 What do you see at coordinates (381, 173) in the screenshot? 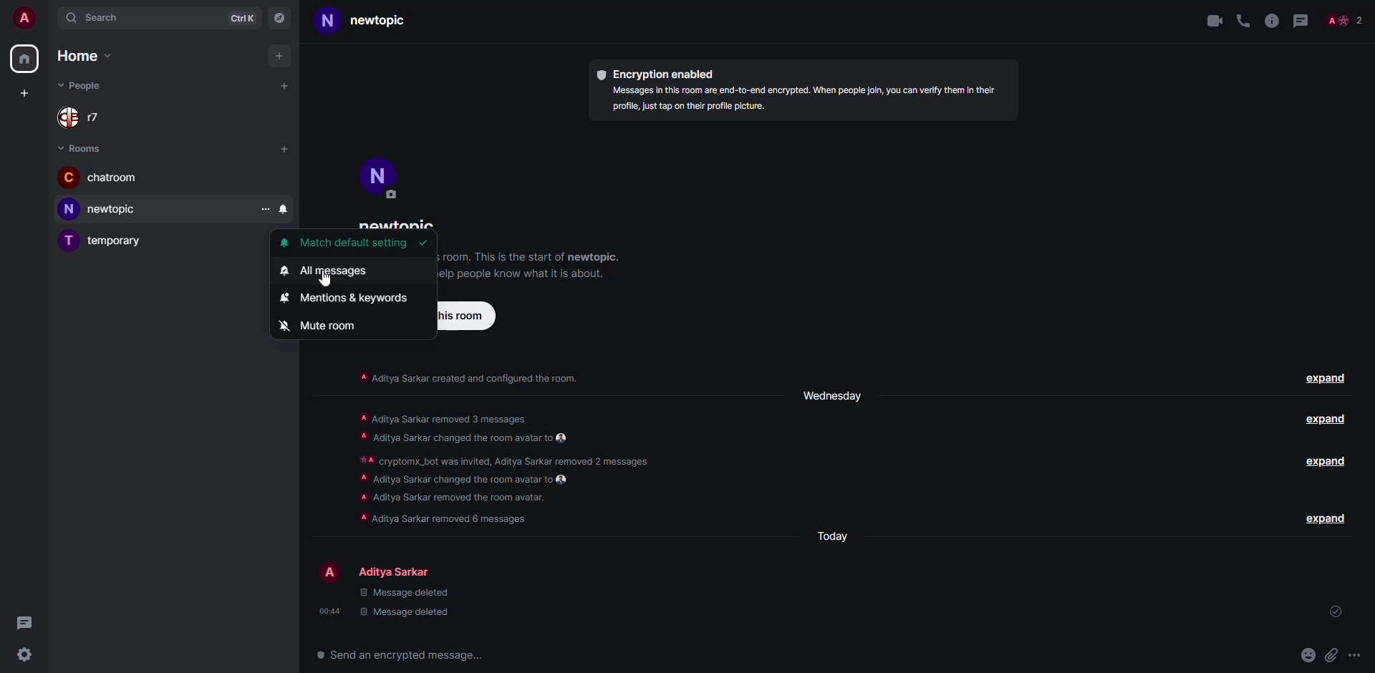
I see `profile` at bounding box center [381, 173].